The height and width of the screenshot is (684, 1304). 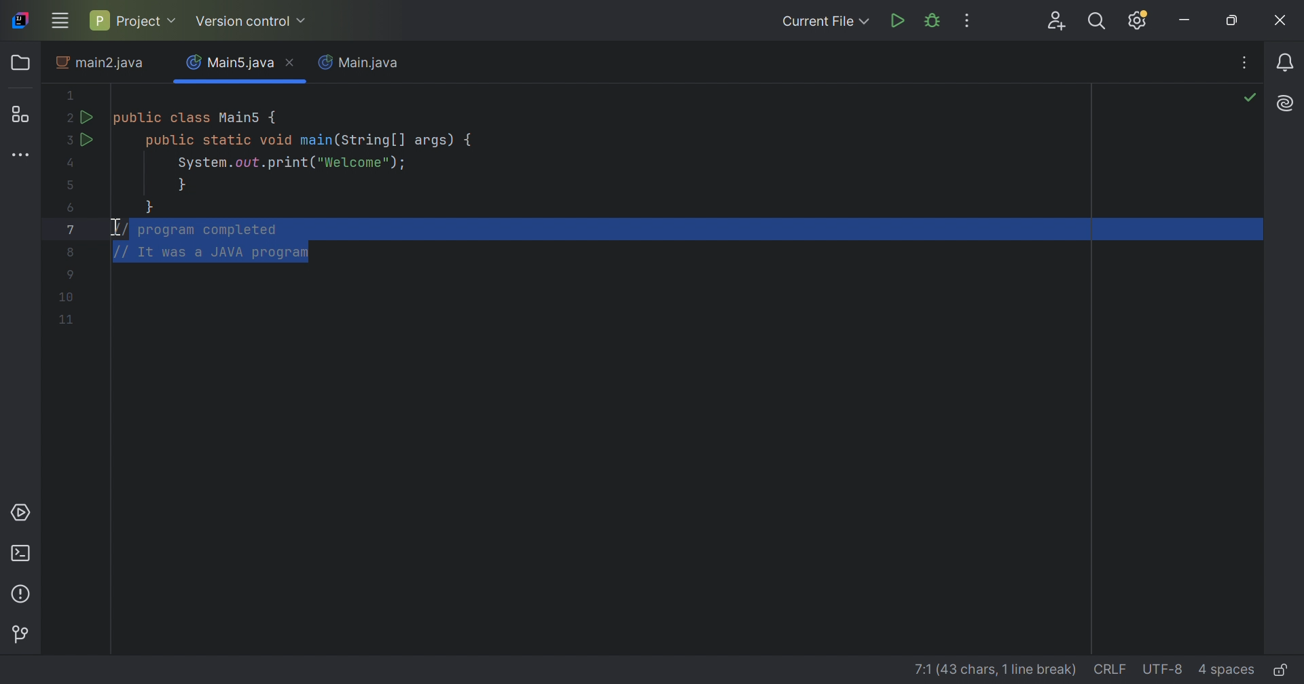 I want to click on Main menu, so click(x=60, y=20).